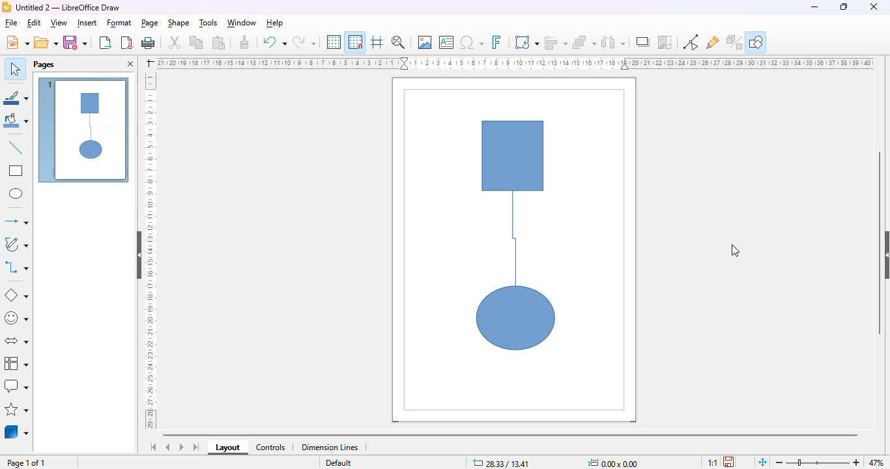 The height and width of the screenshot is (469, 890). Describe the element at coordinates (46, 42) in the screenshot. I see `open` at that location.